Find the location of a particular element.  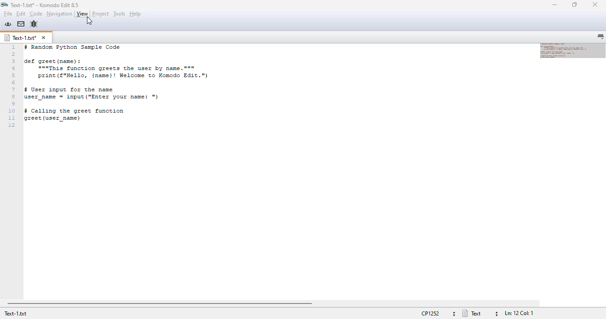

help is located at coordinates (136, 14).